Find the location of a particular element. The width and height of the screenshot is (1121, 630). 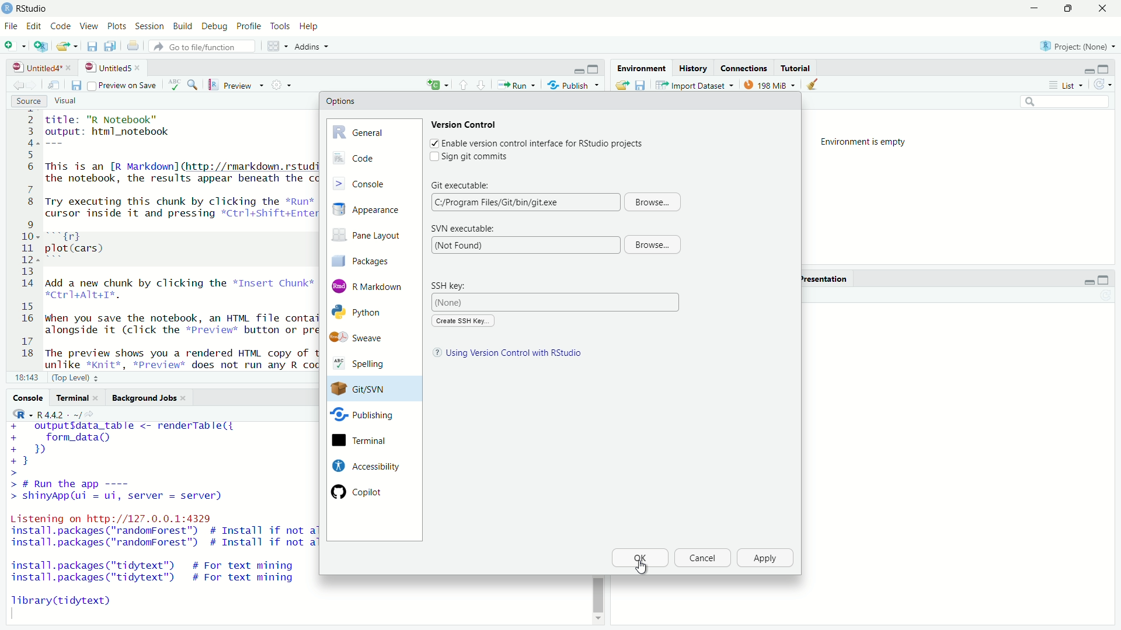

close is located at coordinates (140, 68).